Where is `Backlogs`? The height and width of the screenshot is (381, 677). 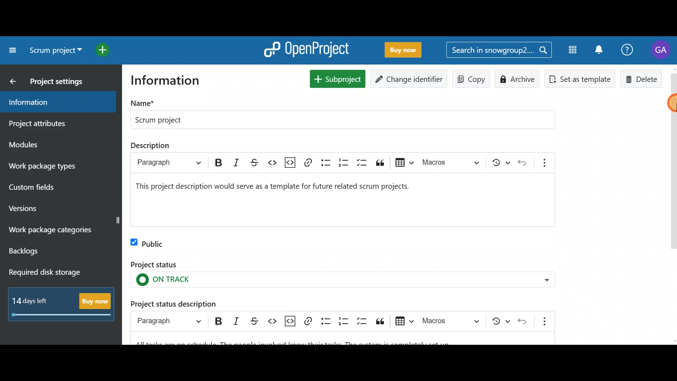 Backlogs is located at coordinates (51, 251).